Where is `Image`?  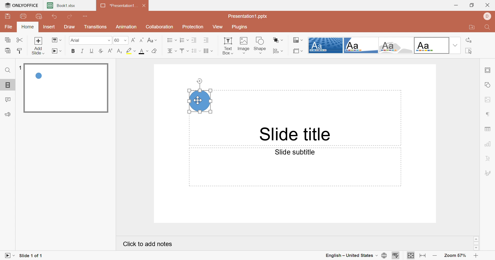
Image is located at coordinates (243, 45).